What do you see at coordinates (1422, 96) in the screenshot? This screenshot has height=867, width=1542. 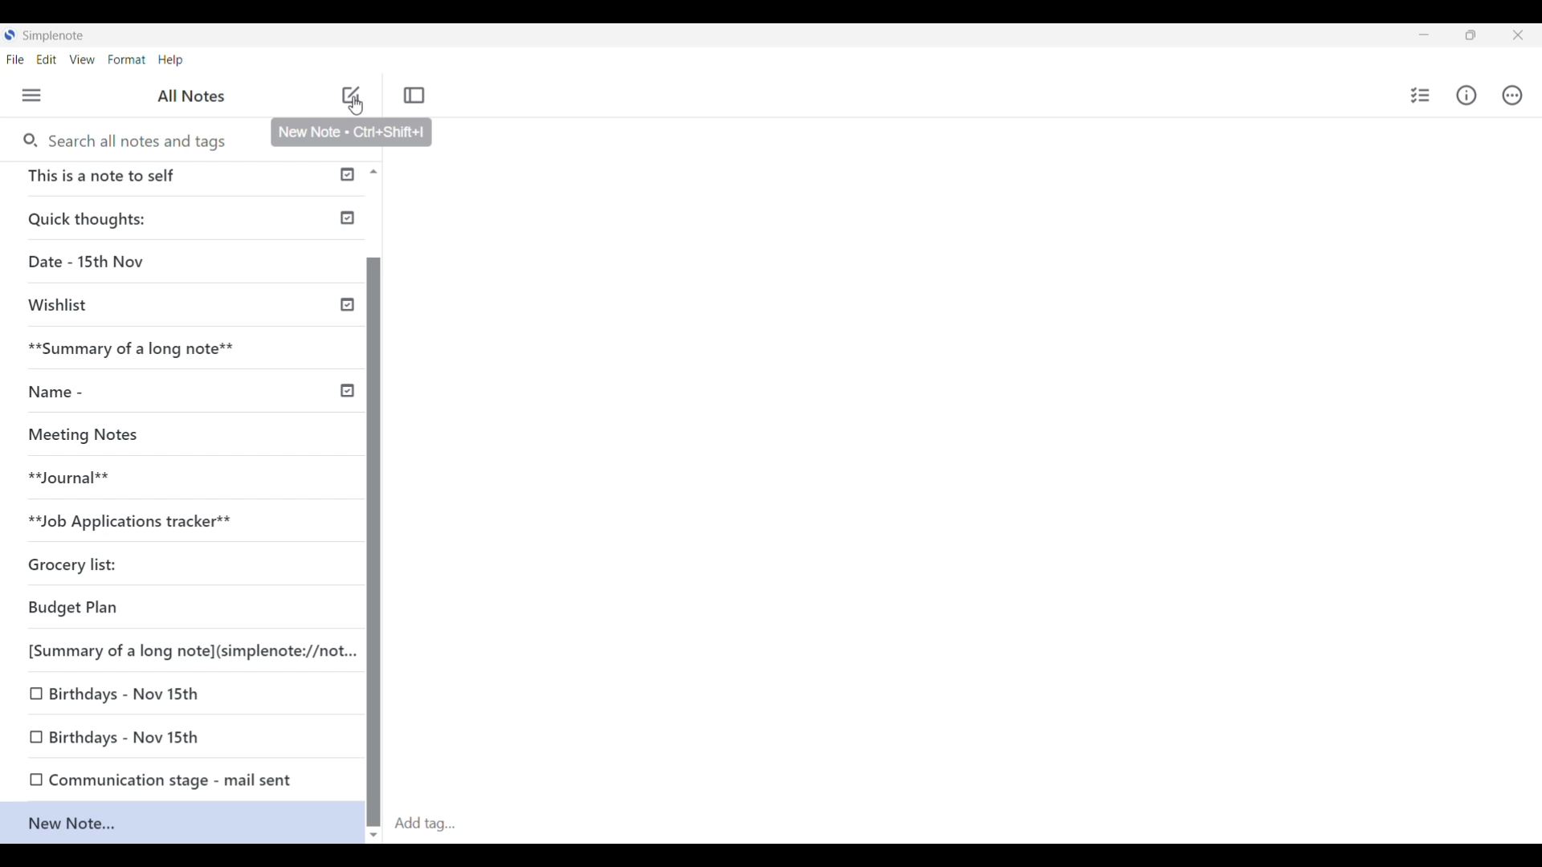 I see `Insert checklist` at bounding box center [1422, 96].